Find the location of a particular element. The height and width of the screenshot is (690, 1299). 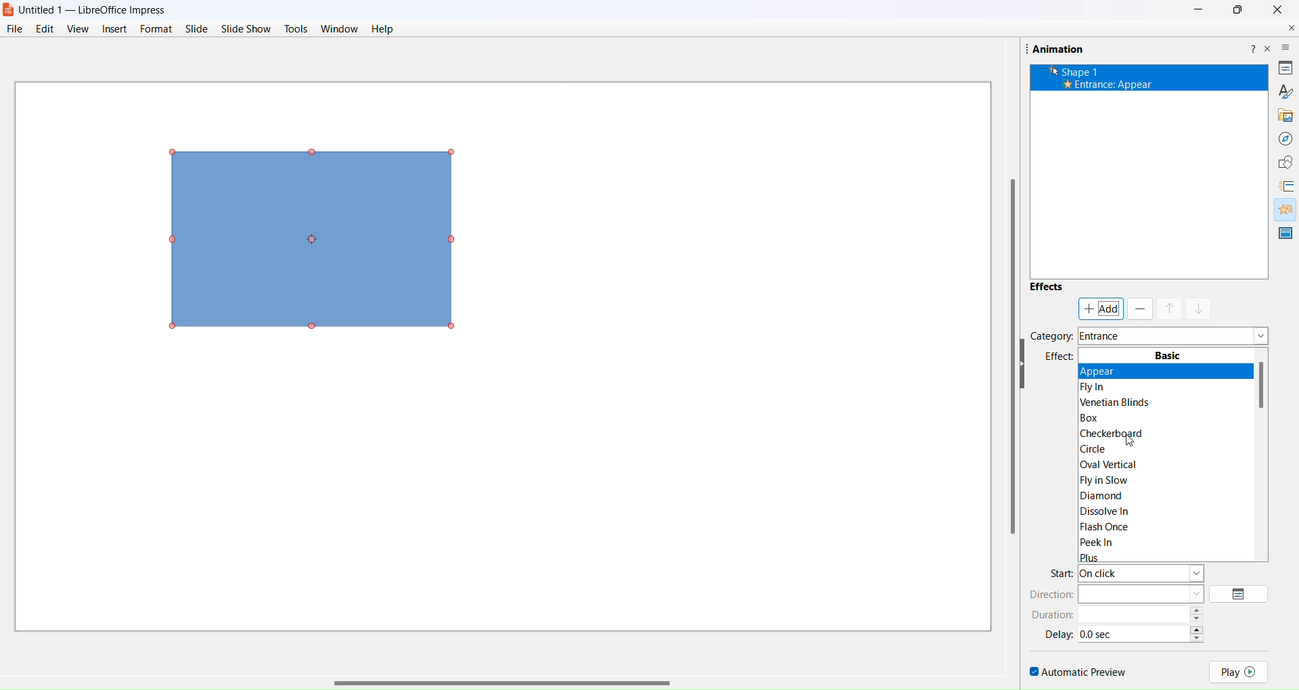

Maximise is located at coordinates (1235, 11).